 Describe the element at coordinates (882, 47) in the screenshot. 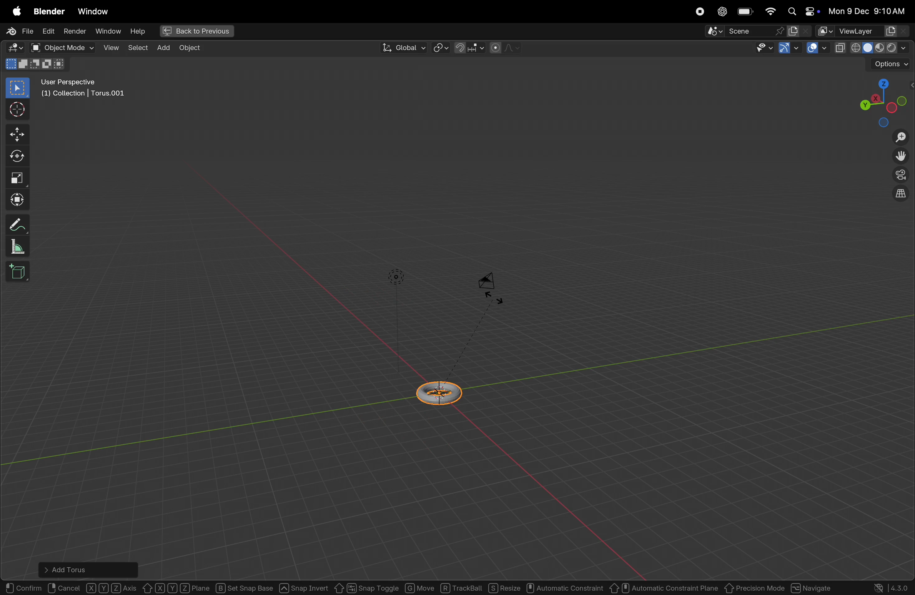

I see `view shading` at that location.